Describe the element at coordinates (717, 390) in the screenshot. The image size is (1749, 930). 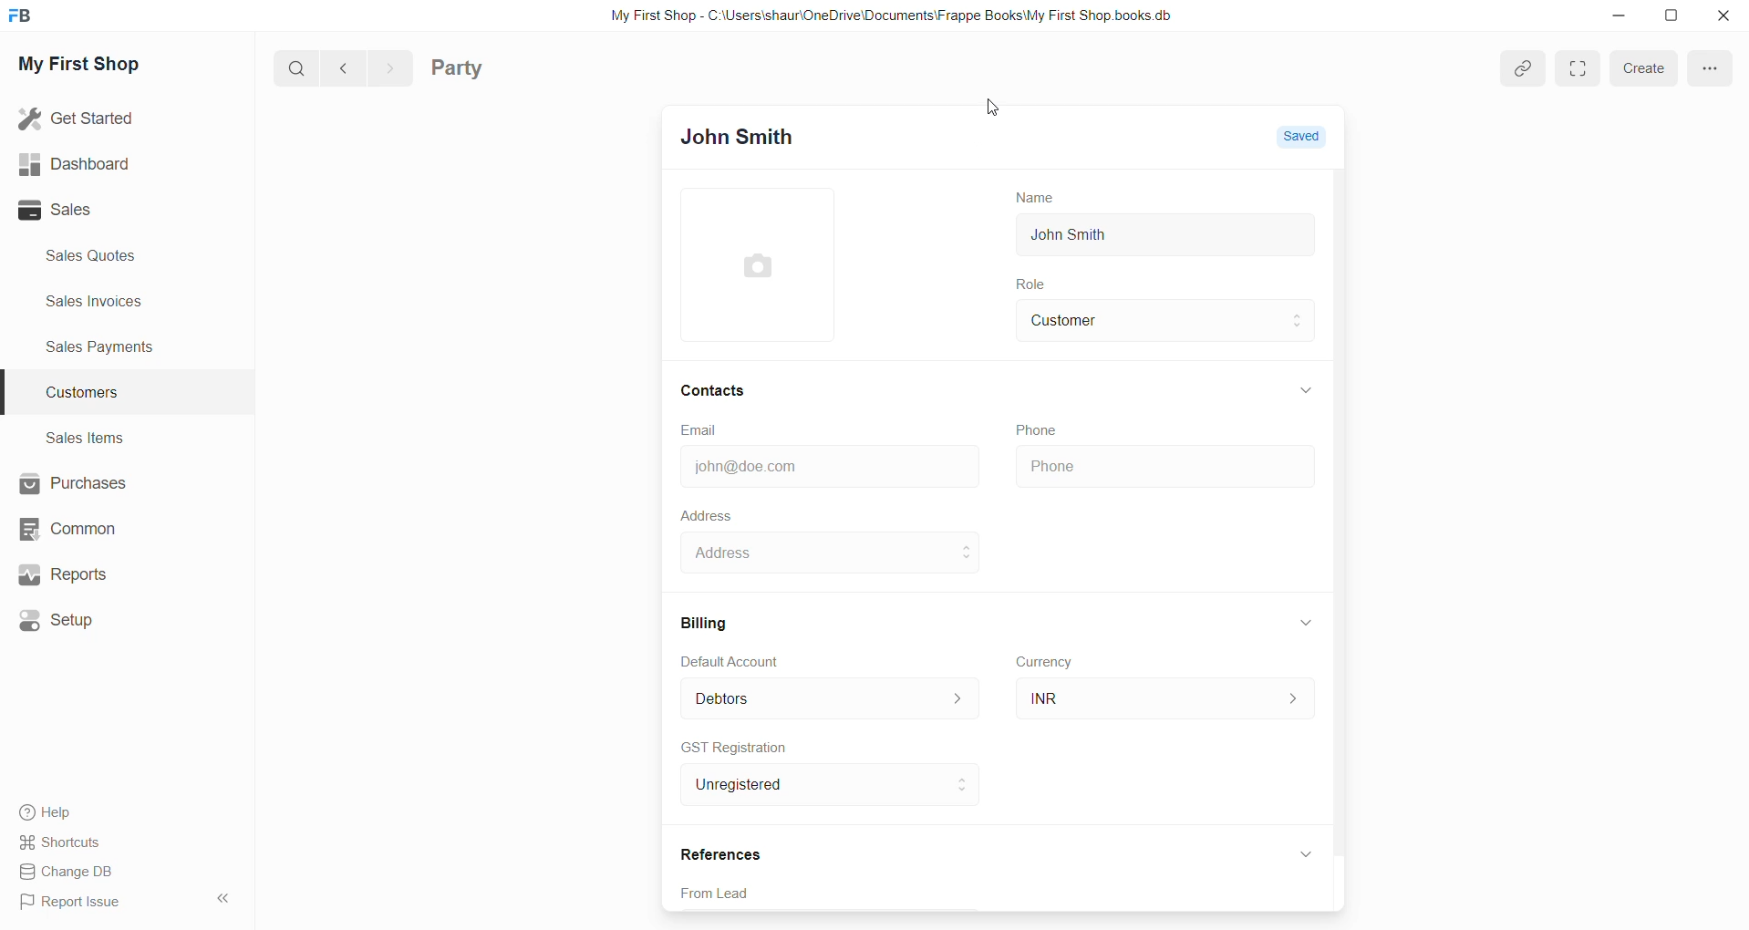
I see `Contacts` at that location.